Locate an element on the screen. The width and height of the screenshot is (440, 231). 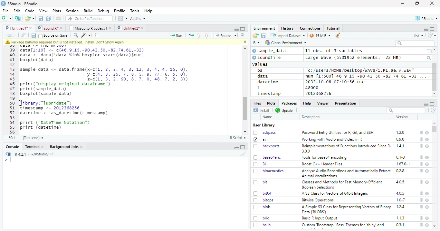
15 MiB is located at coordinates (320, 35).